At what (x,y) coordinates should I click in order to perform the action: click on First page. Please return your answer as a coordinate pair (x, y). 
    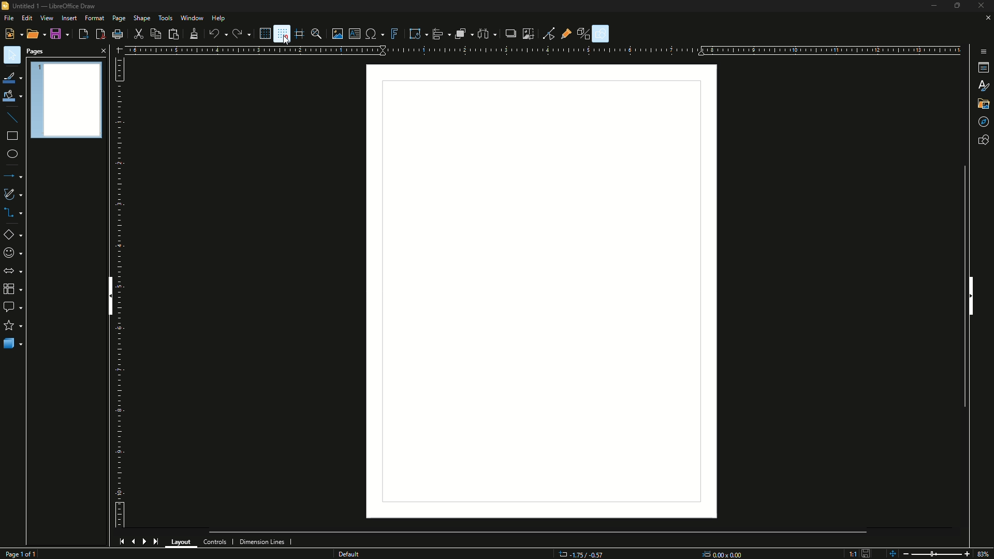
    Looking at the image, I should click on (121, 540).